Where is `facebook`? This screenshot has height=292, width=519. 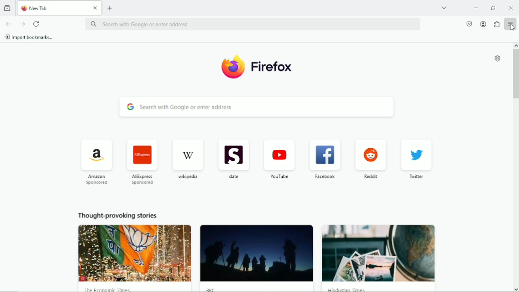 facebook is located at coordinates (324, 153).